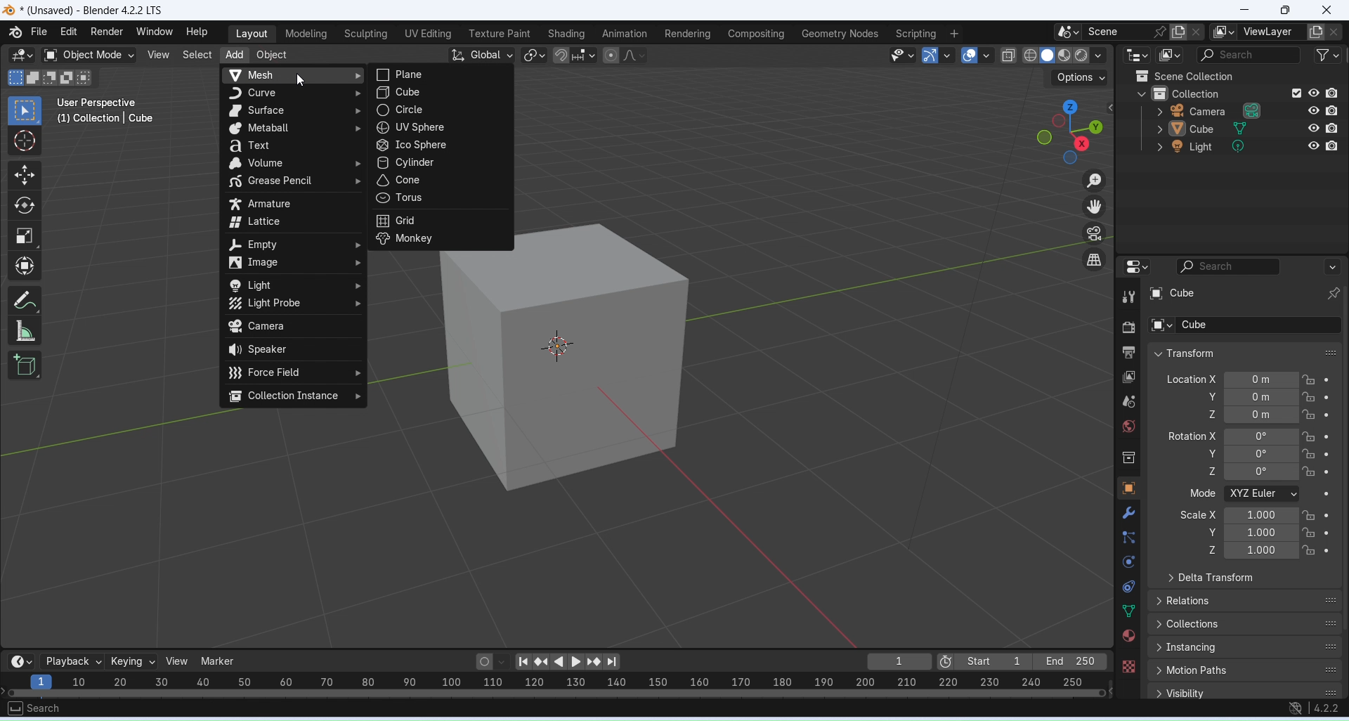 The height and width of the screenshot is (721, 1349). I want to click on Close, so click(1329, 11).